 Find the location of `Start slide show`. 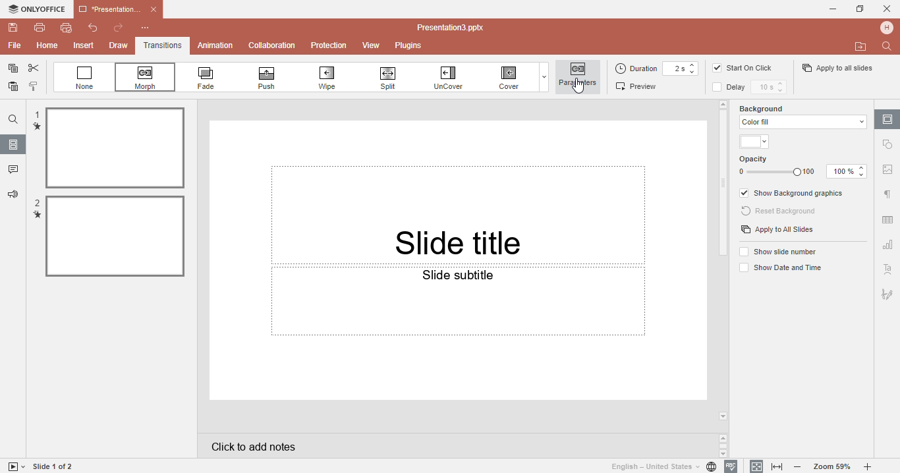

Start slide show is located at coordinates (14, 466).